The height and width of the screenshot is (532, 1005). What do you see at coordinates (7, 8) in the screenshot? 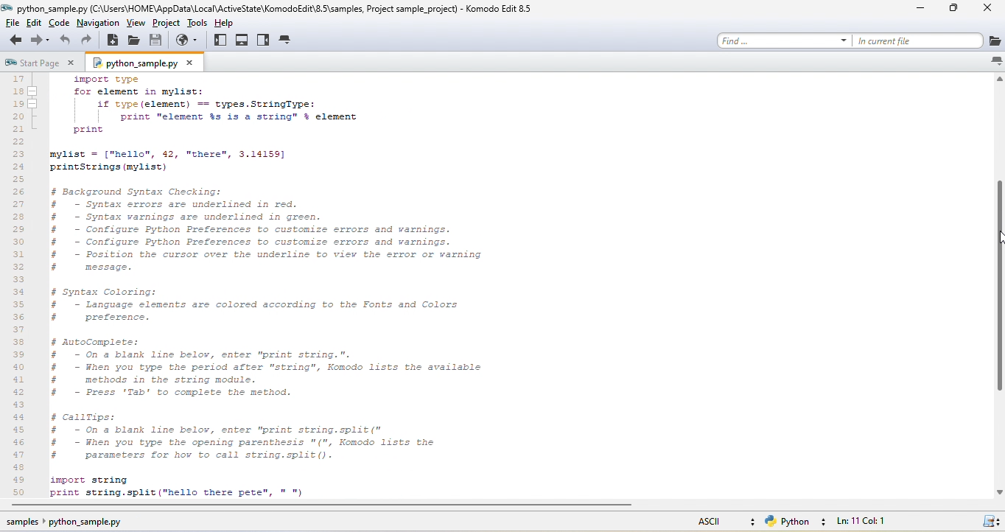
I see `app icon` at bounding box center [7, 8].